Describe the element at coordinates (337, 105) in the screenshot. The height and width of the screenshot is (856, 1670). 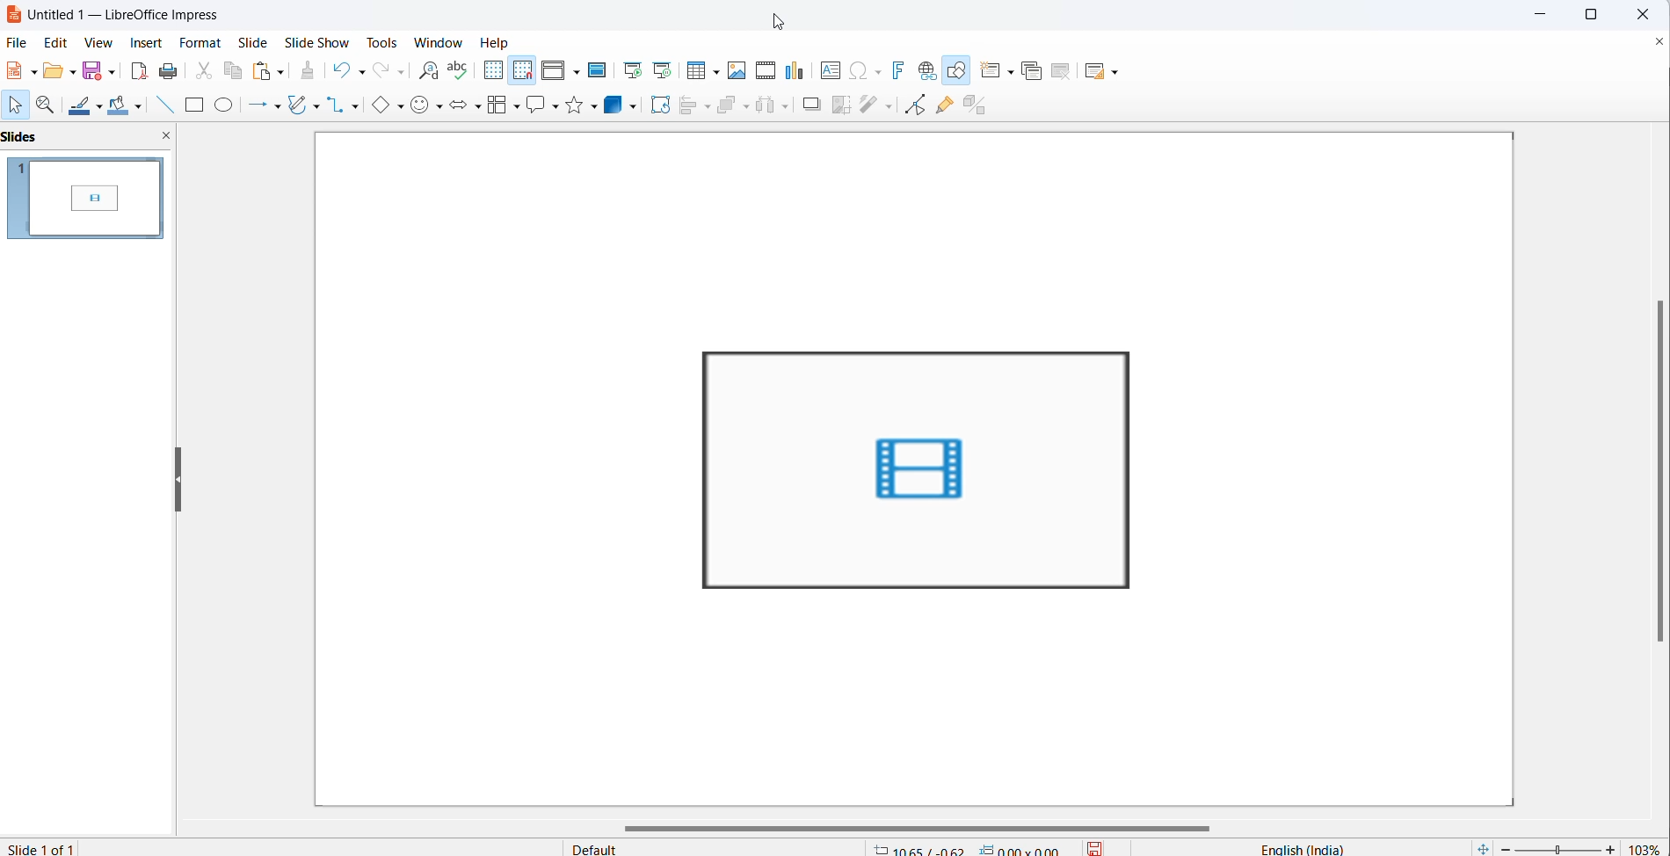
I see `connectors` at that location.